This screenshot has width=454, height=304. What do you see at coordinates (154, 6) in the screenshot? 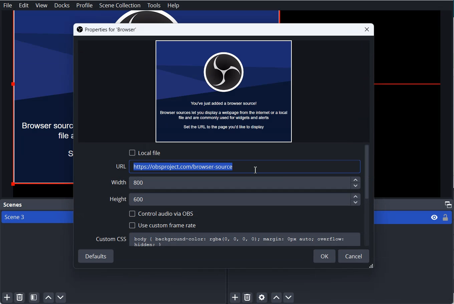
I see `Tools` at bounding box center [154, 6].